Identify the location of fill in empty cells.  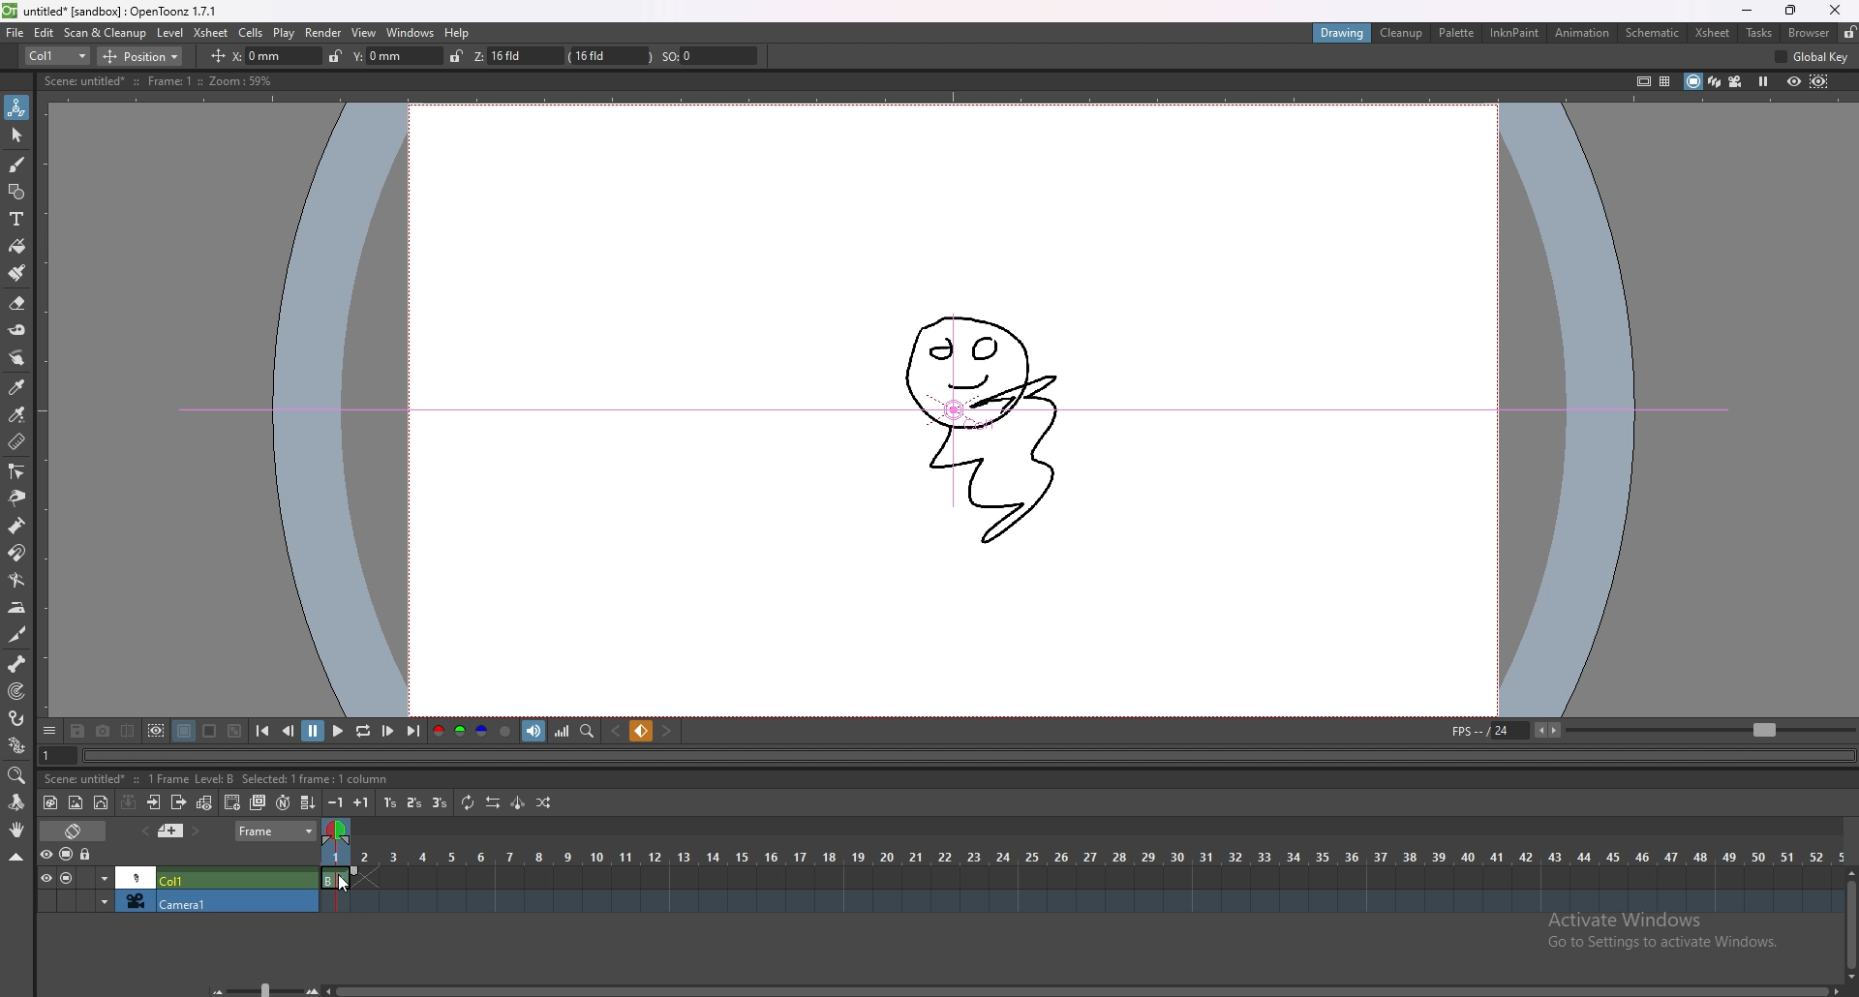
(311, 803).